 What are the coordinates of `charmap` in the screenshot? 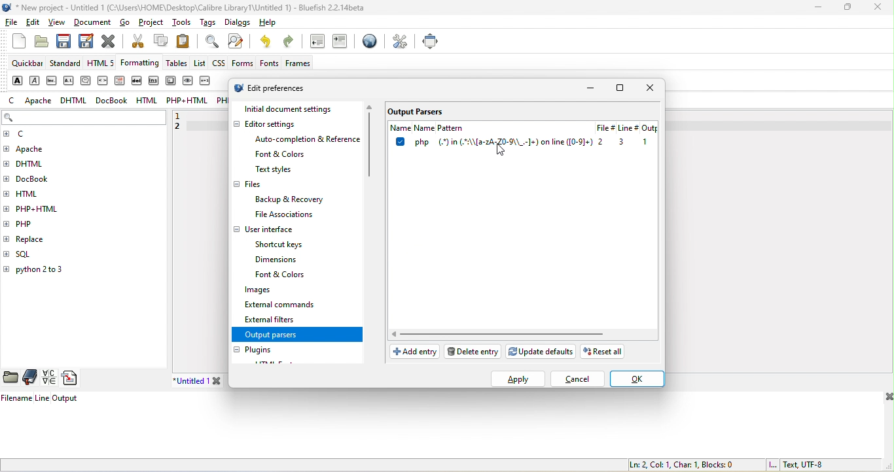 It's located at (48, 378).